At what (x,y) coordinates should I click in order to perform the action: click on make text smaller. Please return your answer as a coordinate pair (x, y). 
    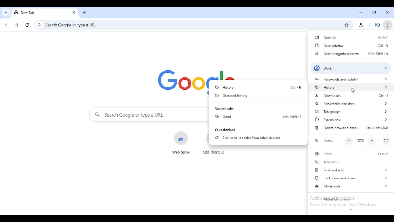
    Looking at the image, I should click on (349, 141).